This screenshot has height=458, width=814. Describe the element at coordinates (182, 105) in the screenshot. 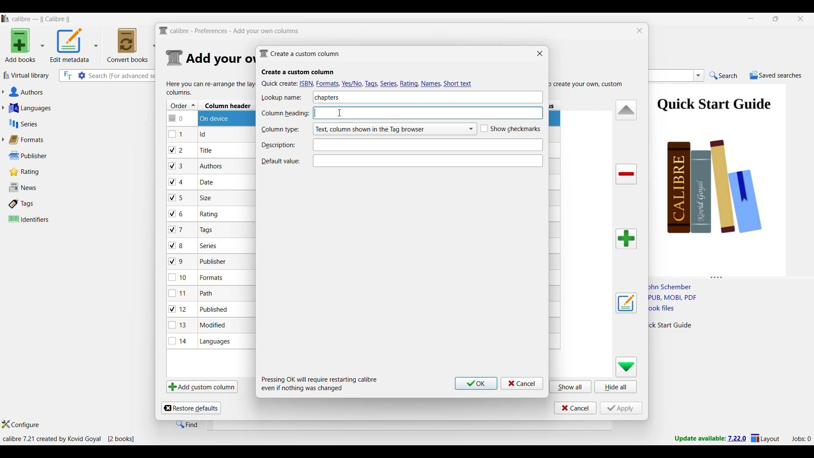

I see `Order column, current sorting` at that location.